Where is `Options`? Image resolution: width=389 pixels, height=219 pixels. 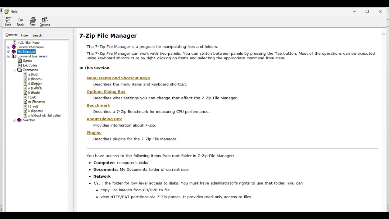 Options is located at coordinates (46, 22).